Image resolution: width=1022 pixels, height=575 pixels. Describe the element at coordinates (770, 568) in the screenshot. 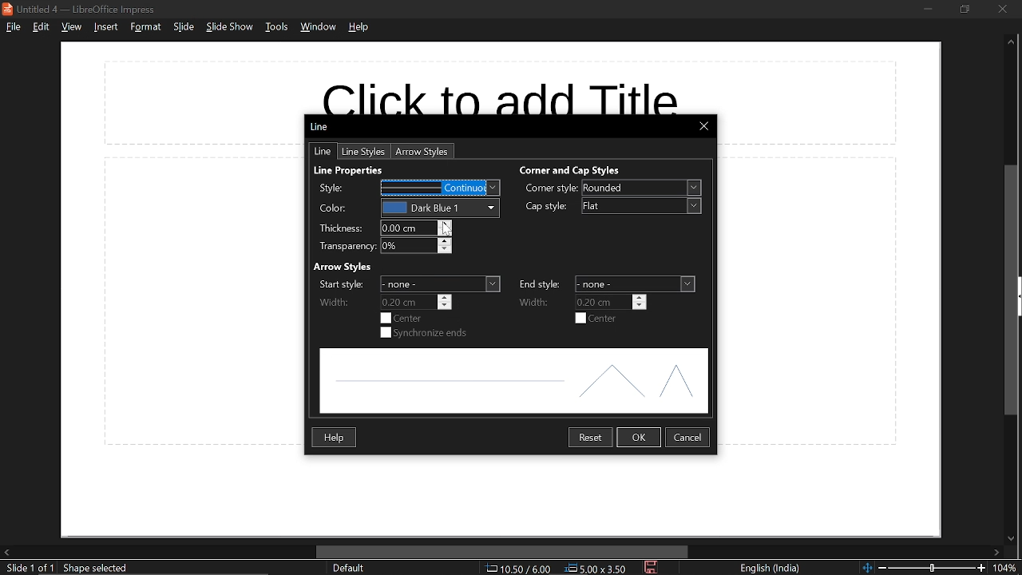

I see `language` at that location.